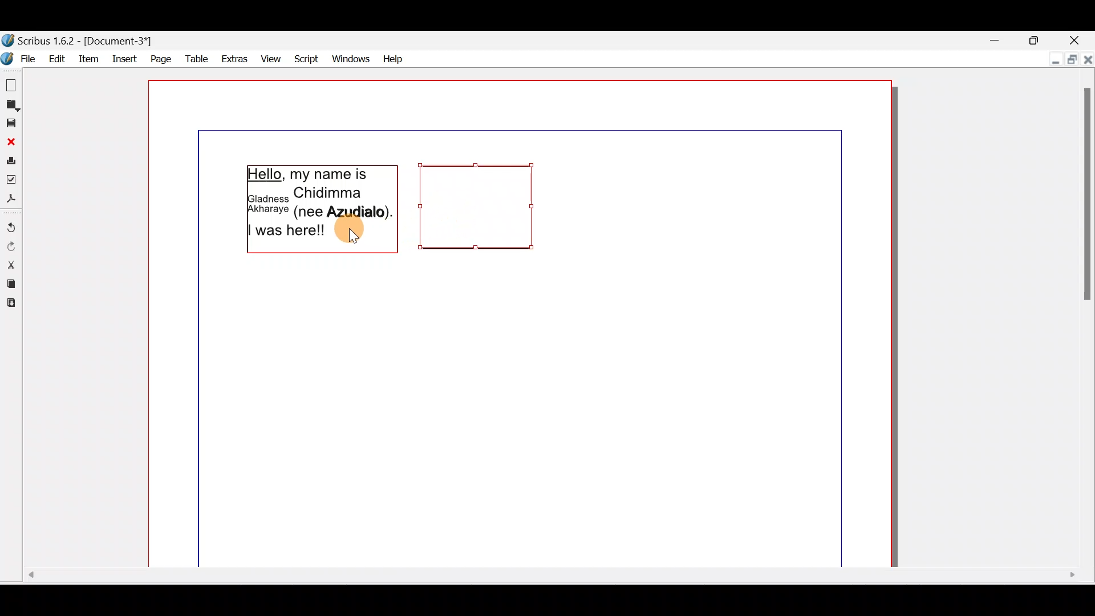  Describe the element at coordinates (1074, 39) in the screenshot. I see `Close` at that location.